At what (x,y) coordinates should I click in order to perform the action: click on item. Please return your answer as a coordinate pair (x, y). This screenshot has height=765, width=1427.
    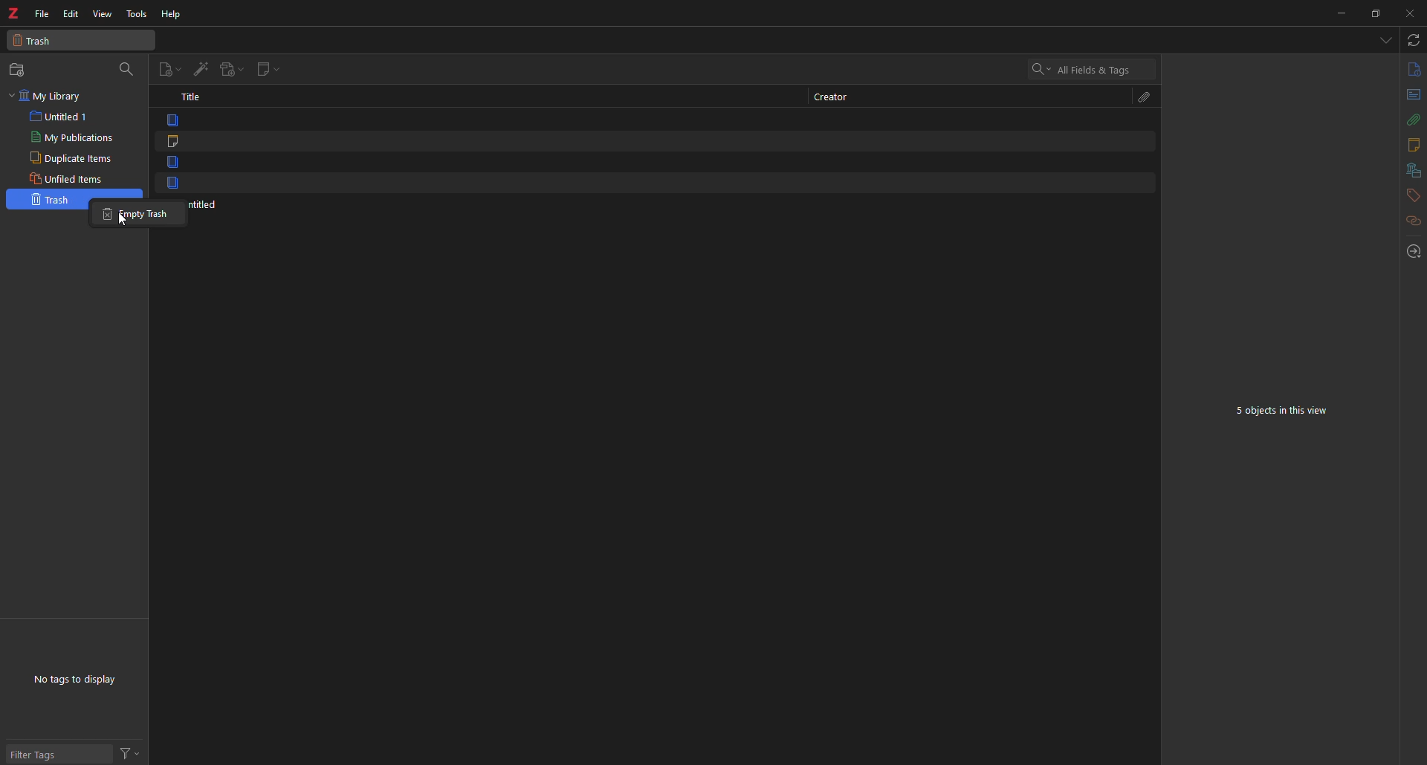
    Looking at the image, I should click on (172, 182).